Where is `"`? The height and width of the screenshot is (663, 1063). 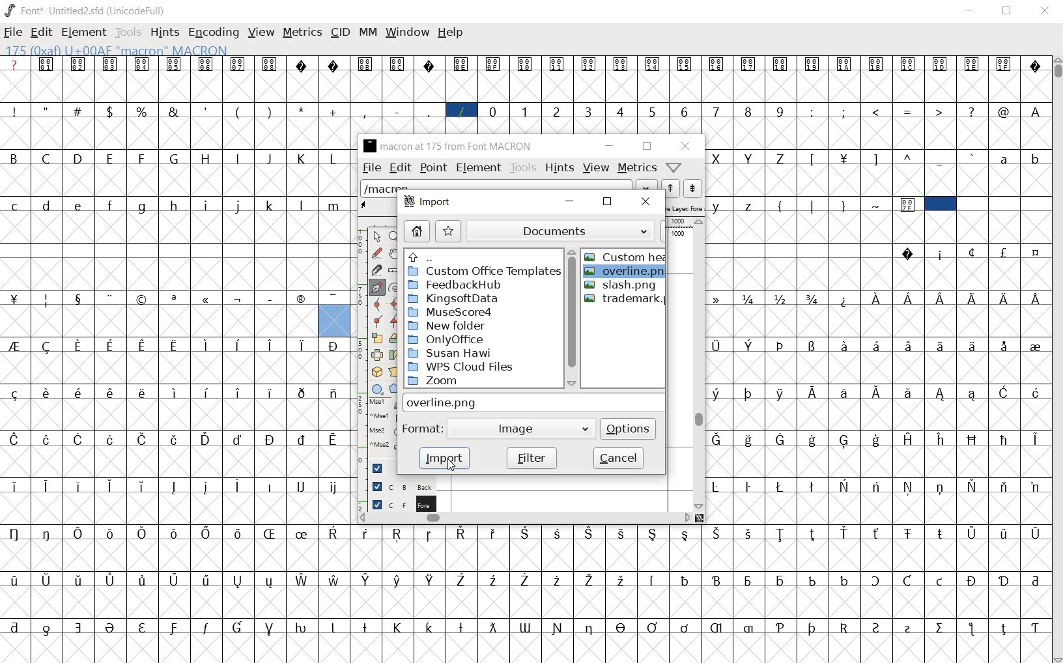
" is located at coordinates (48, 111).